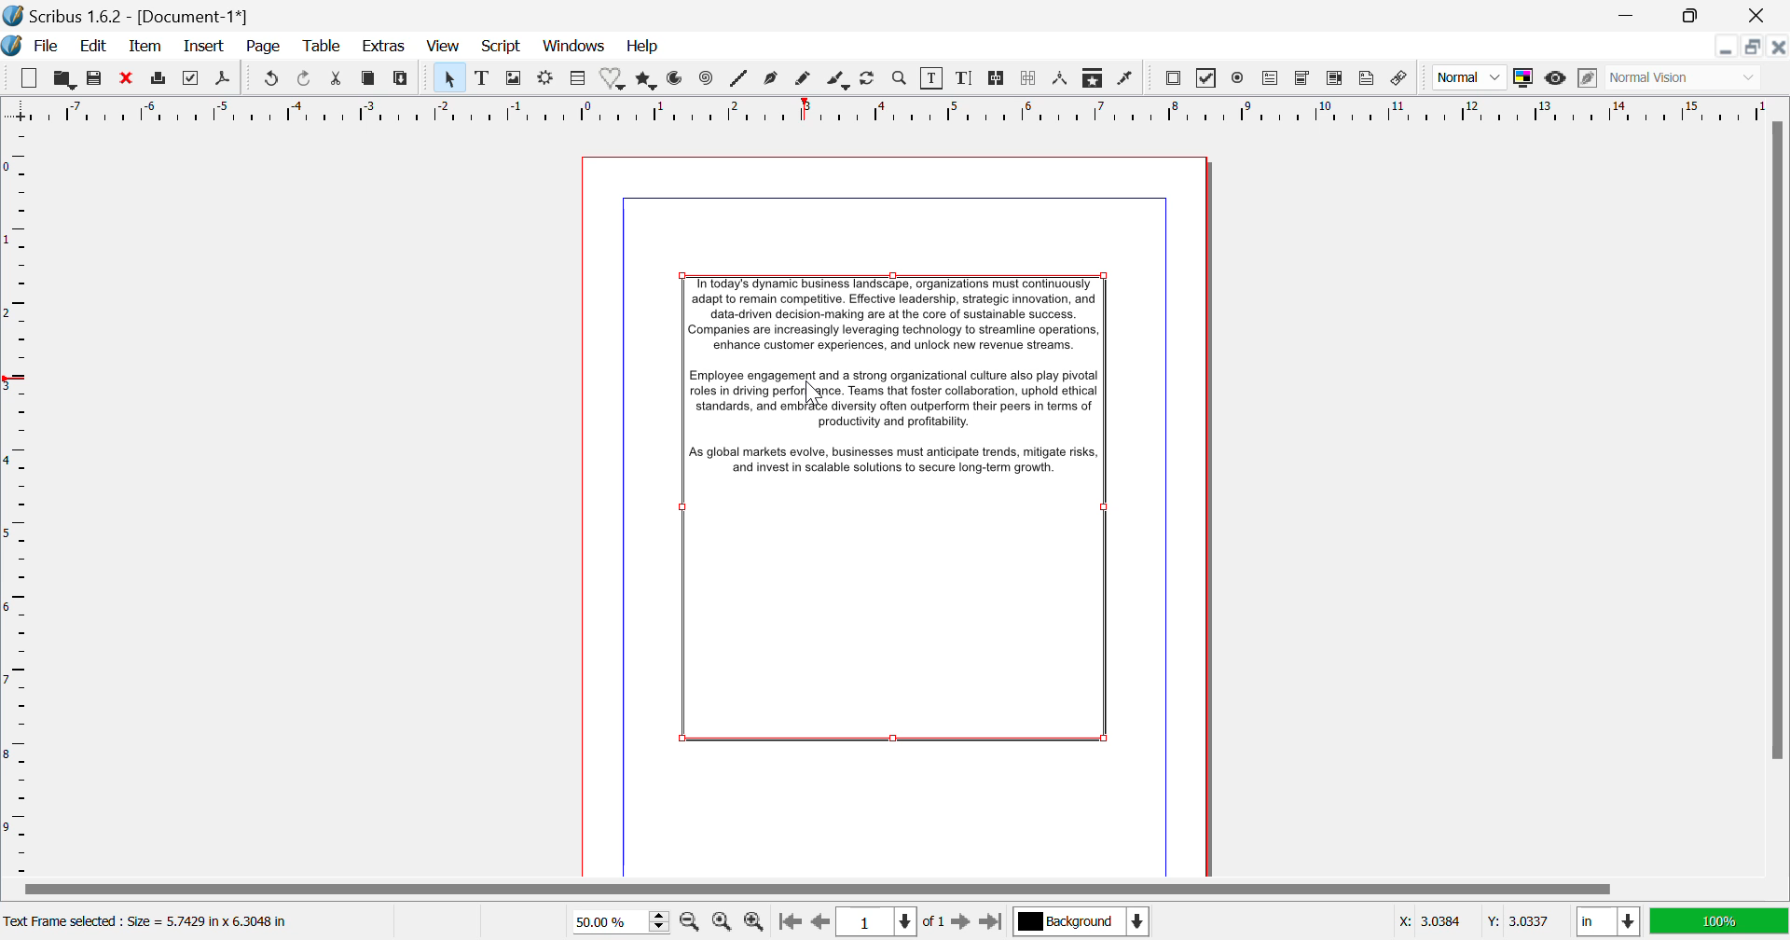  What do you see at coordinates (307, 78) in the screenshot?
I see `Redo` at bounding box center [307, 78].